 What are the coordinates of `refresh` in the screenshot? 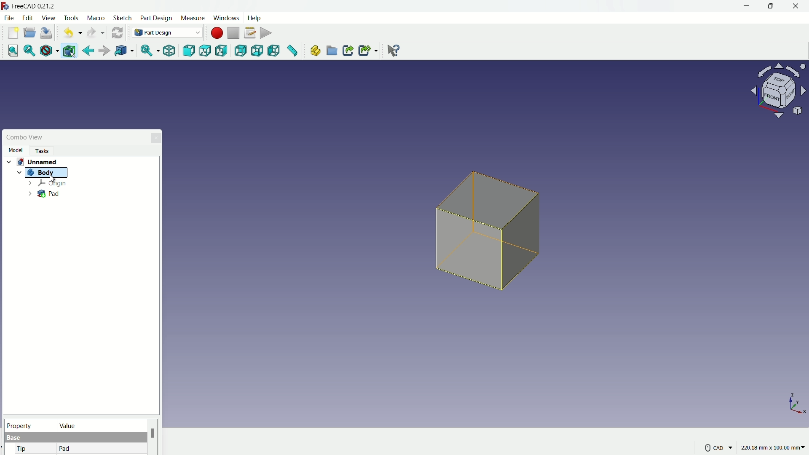 It's located at (117, 32).